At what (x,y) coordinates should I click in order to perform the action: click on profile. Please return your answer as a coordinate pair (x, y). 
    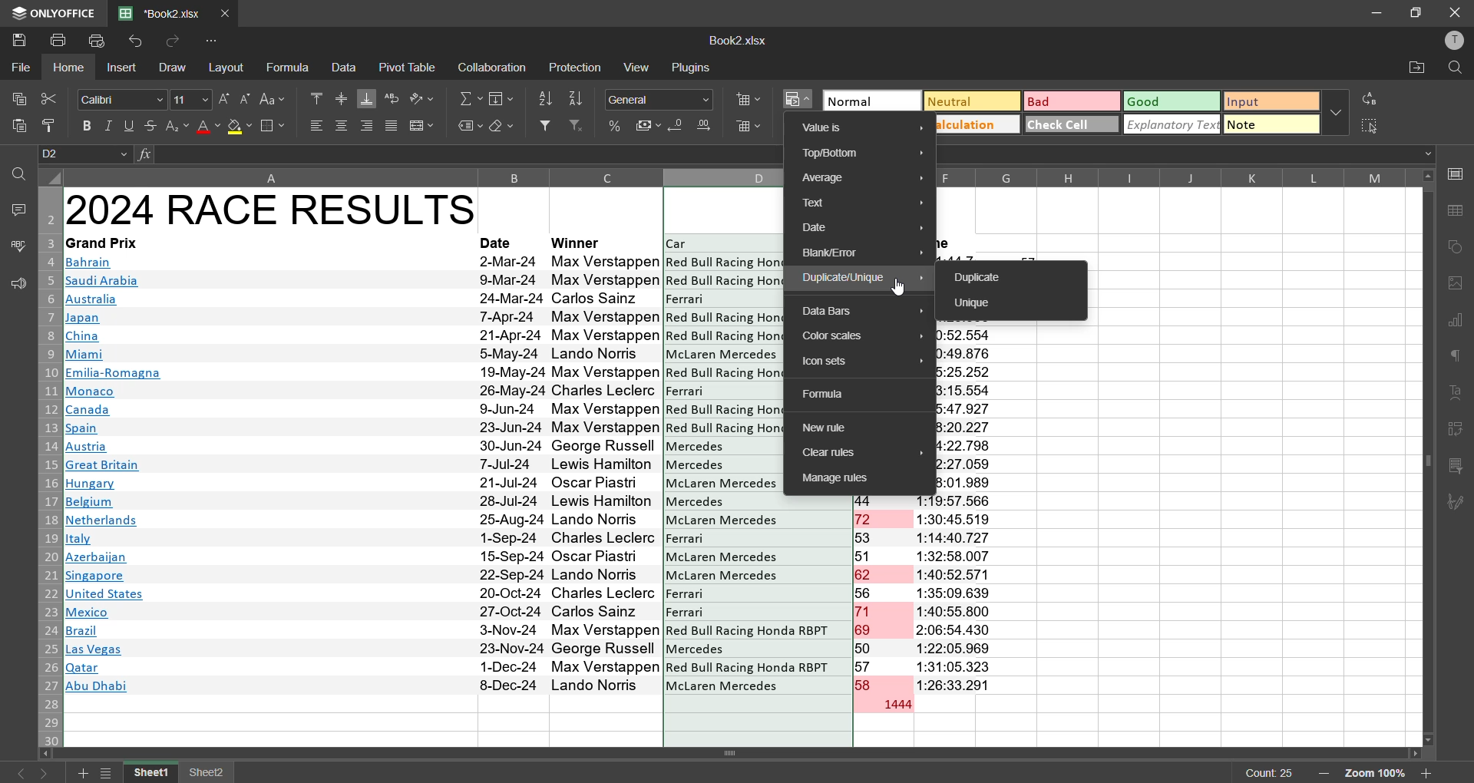
    Looking at the image, I should click on (1450, 40).